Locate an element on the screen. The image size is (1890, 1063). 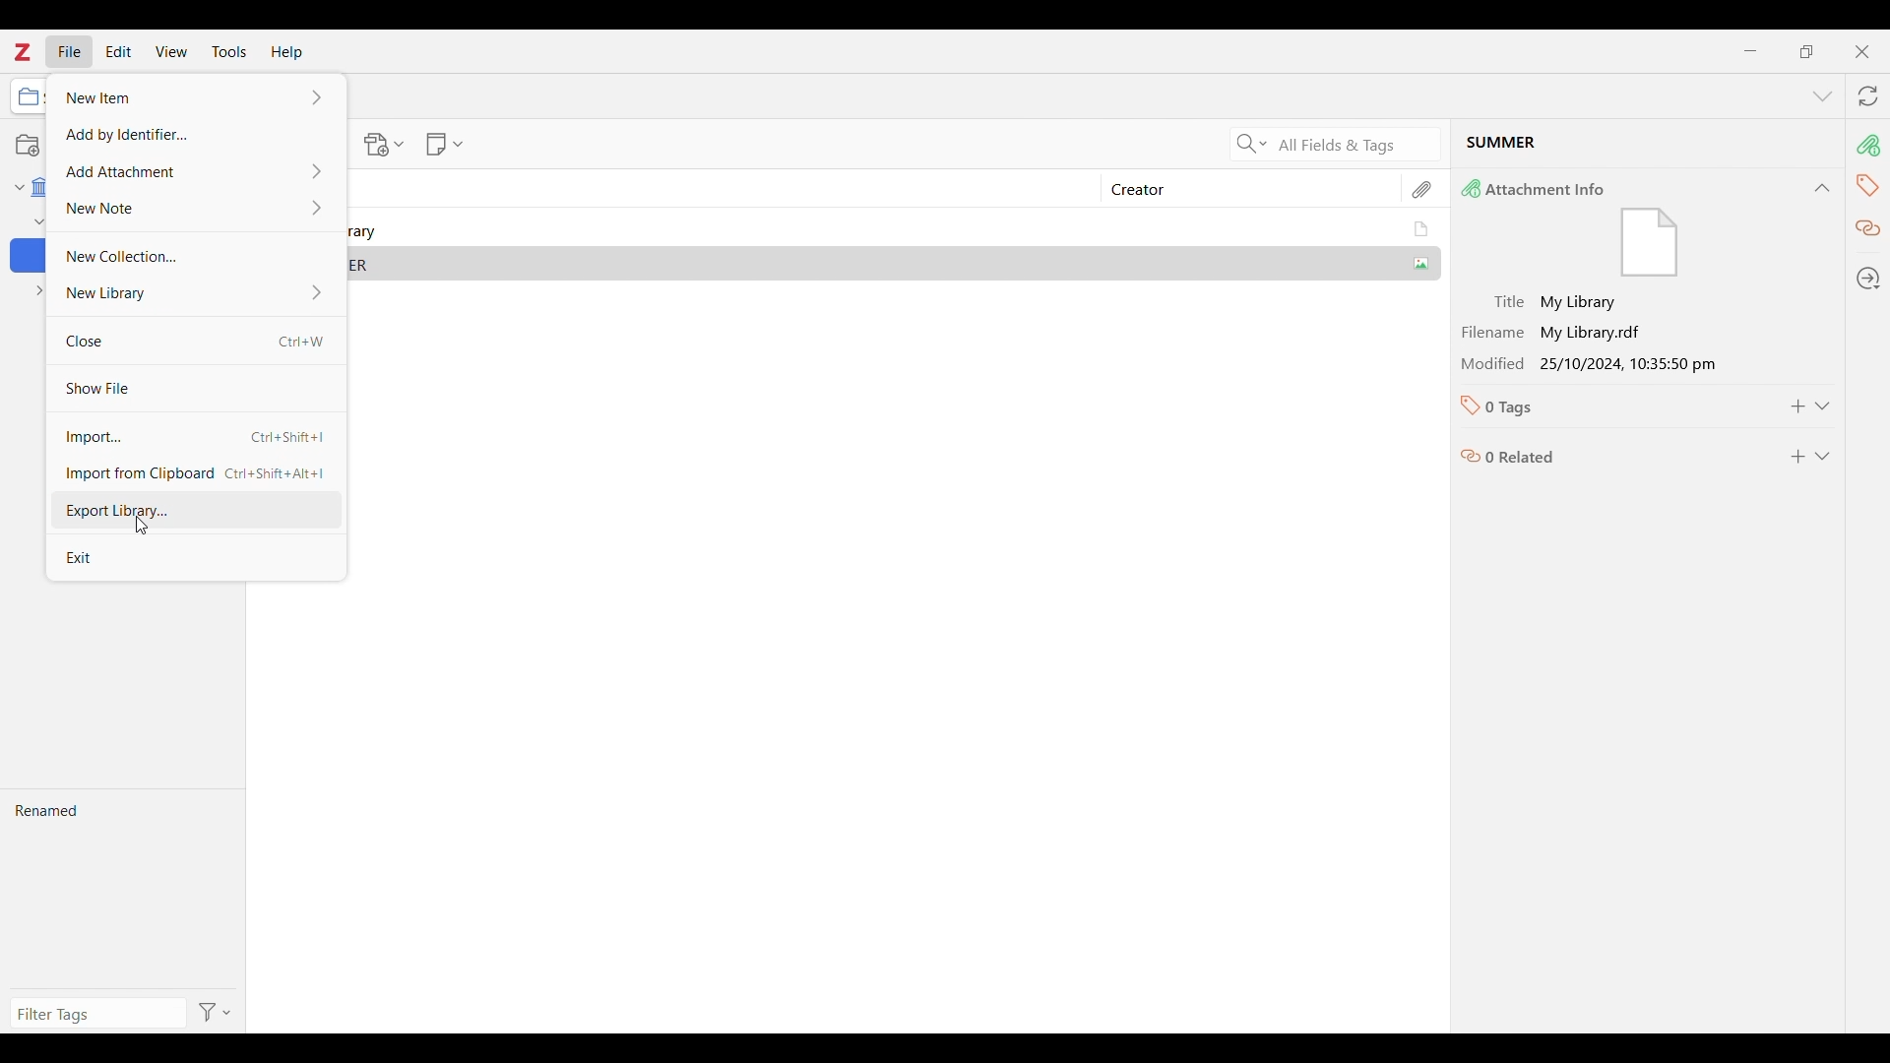
logo is located at coordinates (23, 51).